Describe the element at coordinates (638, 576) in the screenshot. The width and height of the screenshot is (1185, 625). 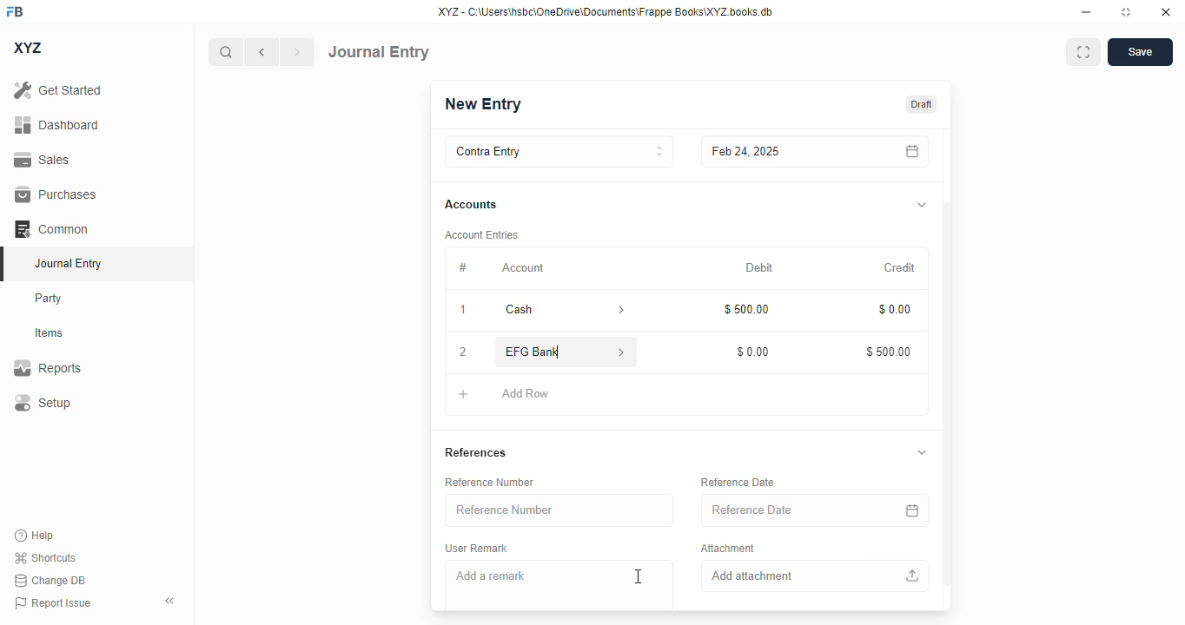
I see `cursor` at that location.